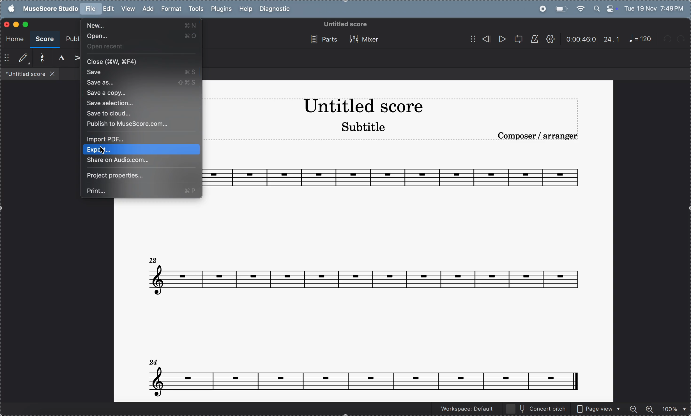  Describe the element at coordinates (7, 25) in the screenshot. I see `closing` at that location.